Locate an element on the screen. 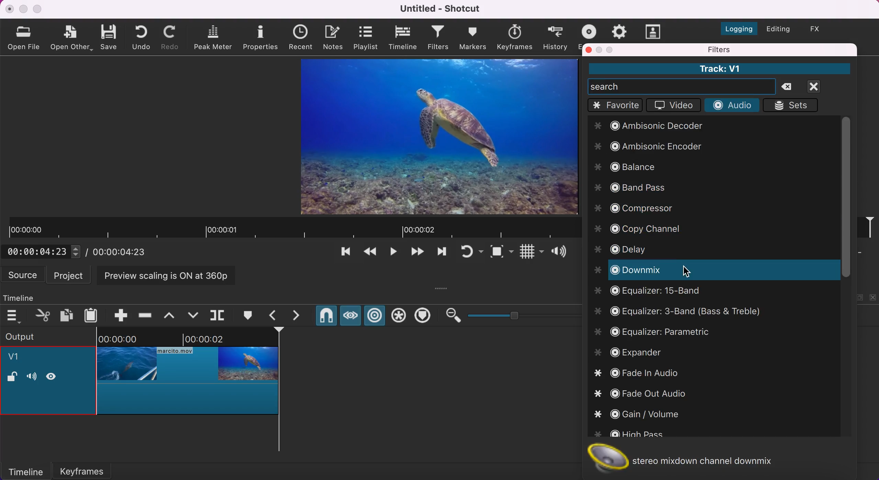 The width and height of the screenshot is (879, 480). preview scaling is on at 360p is located at coordinates (170, 275).